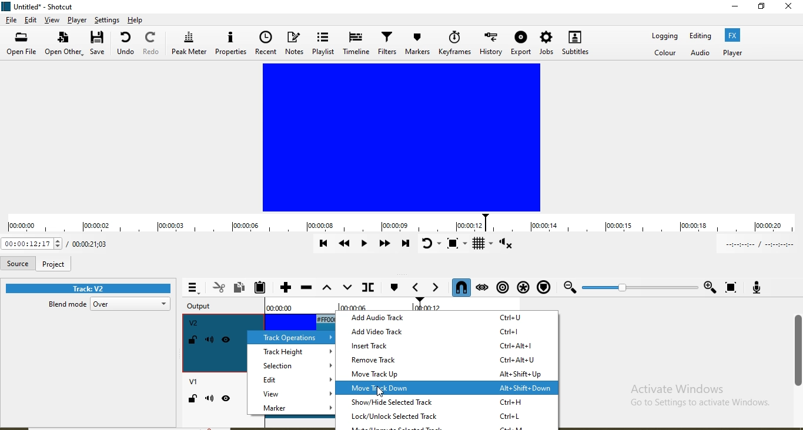 This screenshot has width=803, height=430. Describe the element at coordinates (731, 286) in the screenshot. I see `Zoom timeline to fit` at that location.